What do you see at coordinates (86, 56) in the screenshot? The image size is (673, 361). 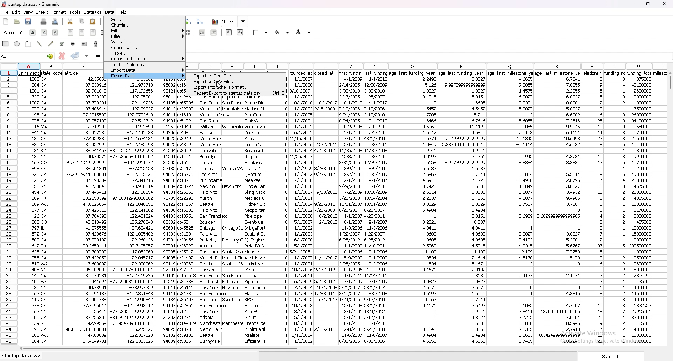 I see `accept changes in multple cell` at bounding box center [86, 56].